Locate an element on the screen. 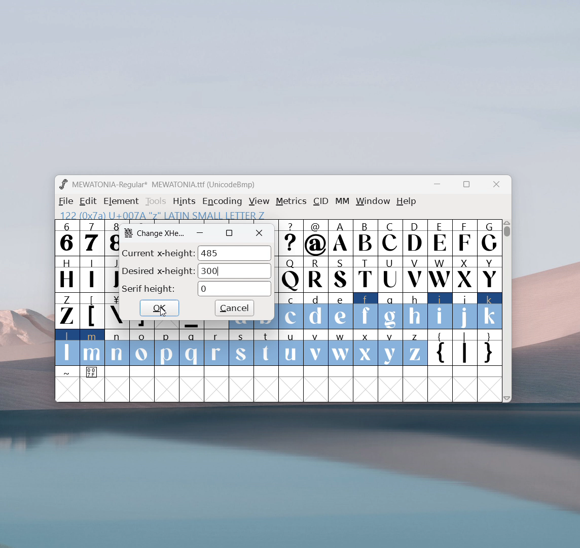 The width and height of the screenshot is (580, 548). t is located at coordinates (267, 348).